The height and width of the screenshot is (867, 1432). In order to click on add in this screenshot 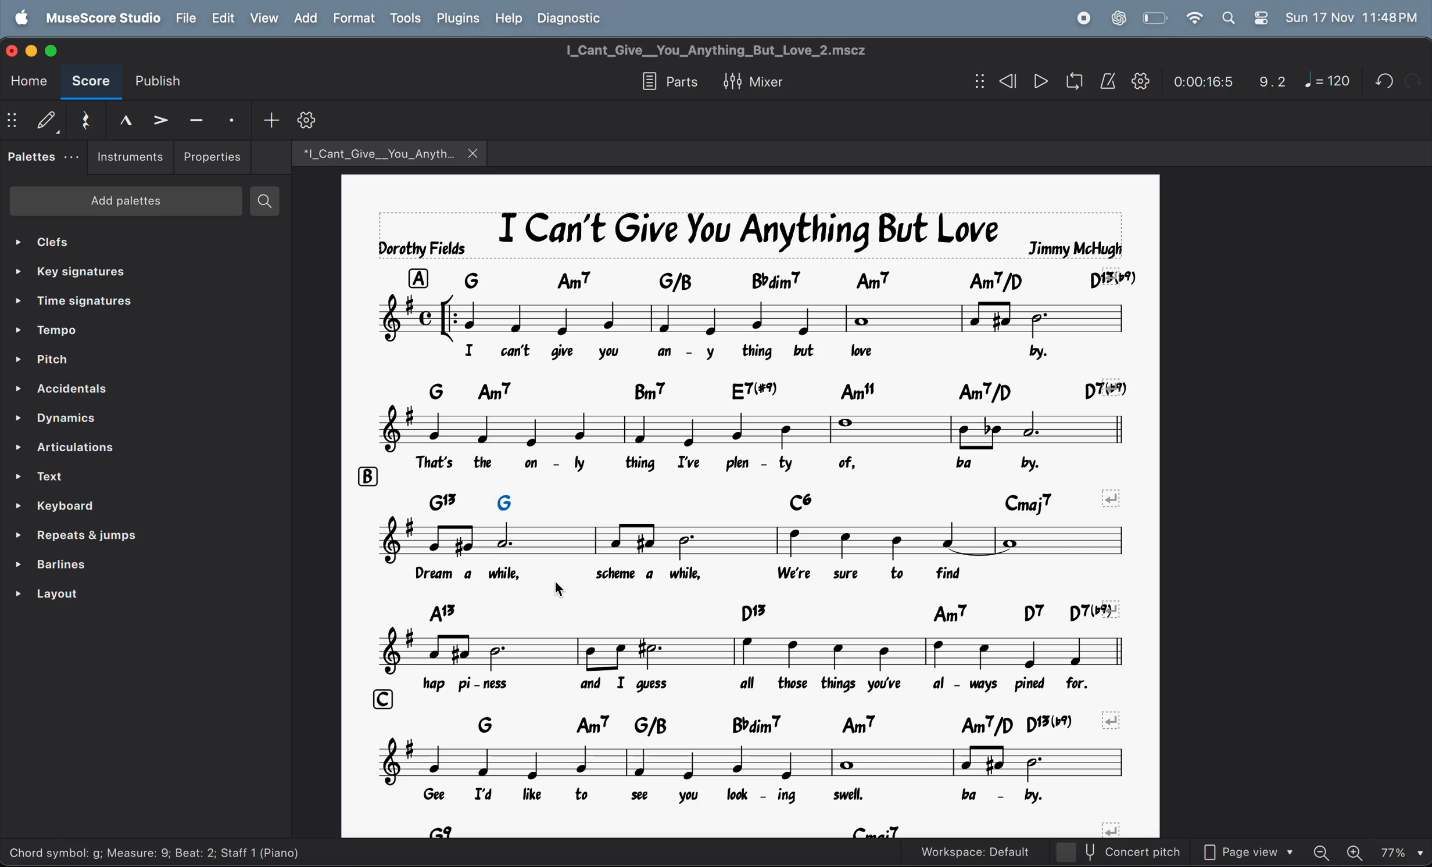, I will do `click(306, 19)`.